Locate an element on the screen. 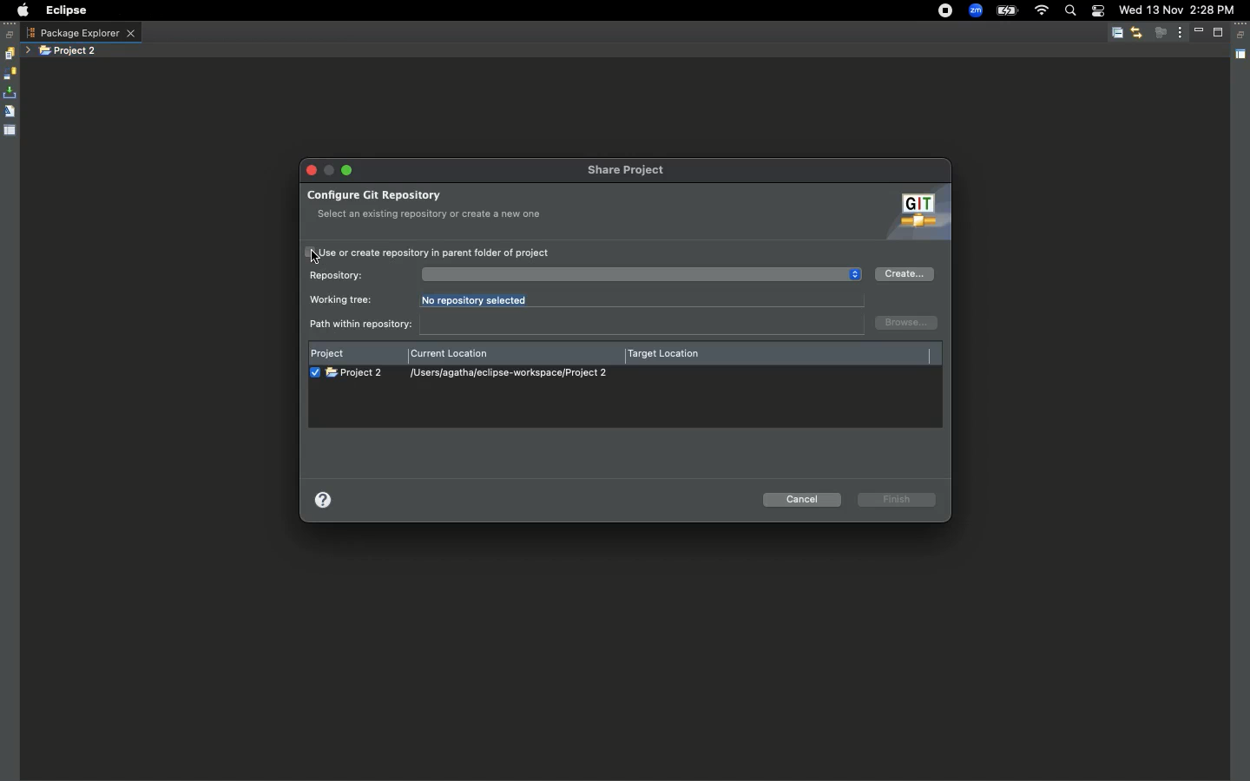 The width and height of the screenshot is (1250, 781). Increase/decrease buttons is located at coordinates (854, 275).